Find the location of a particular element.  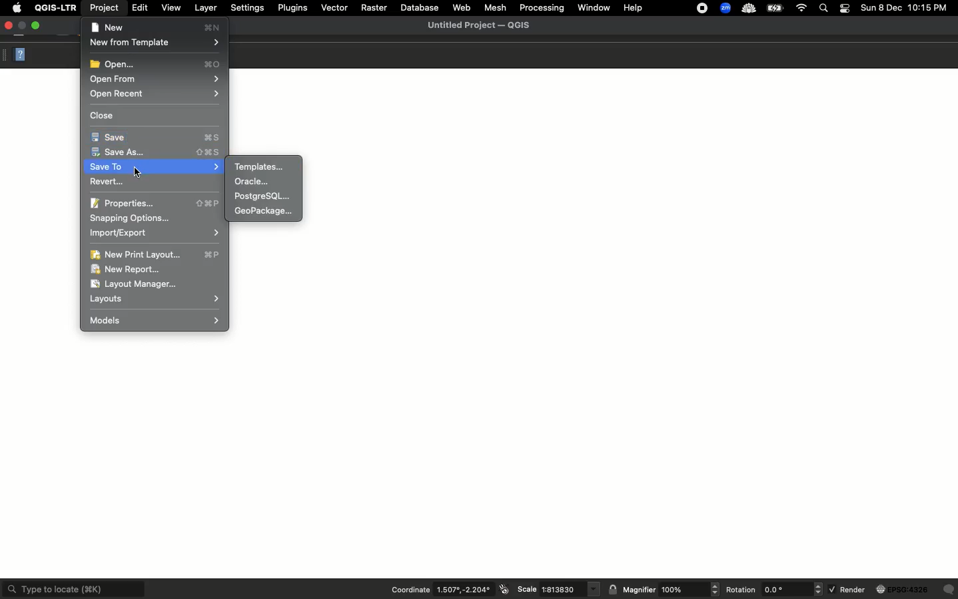

 is located at coordinates (949, 590).